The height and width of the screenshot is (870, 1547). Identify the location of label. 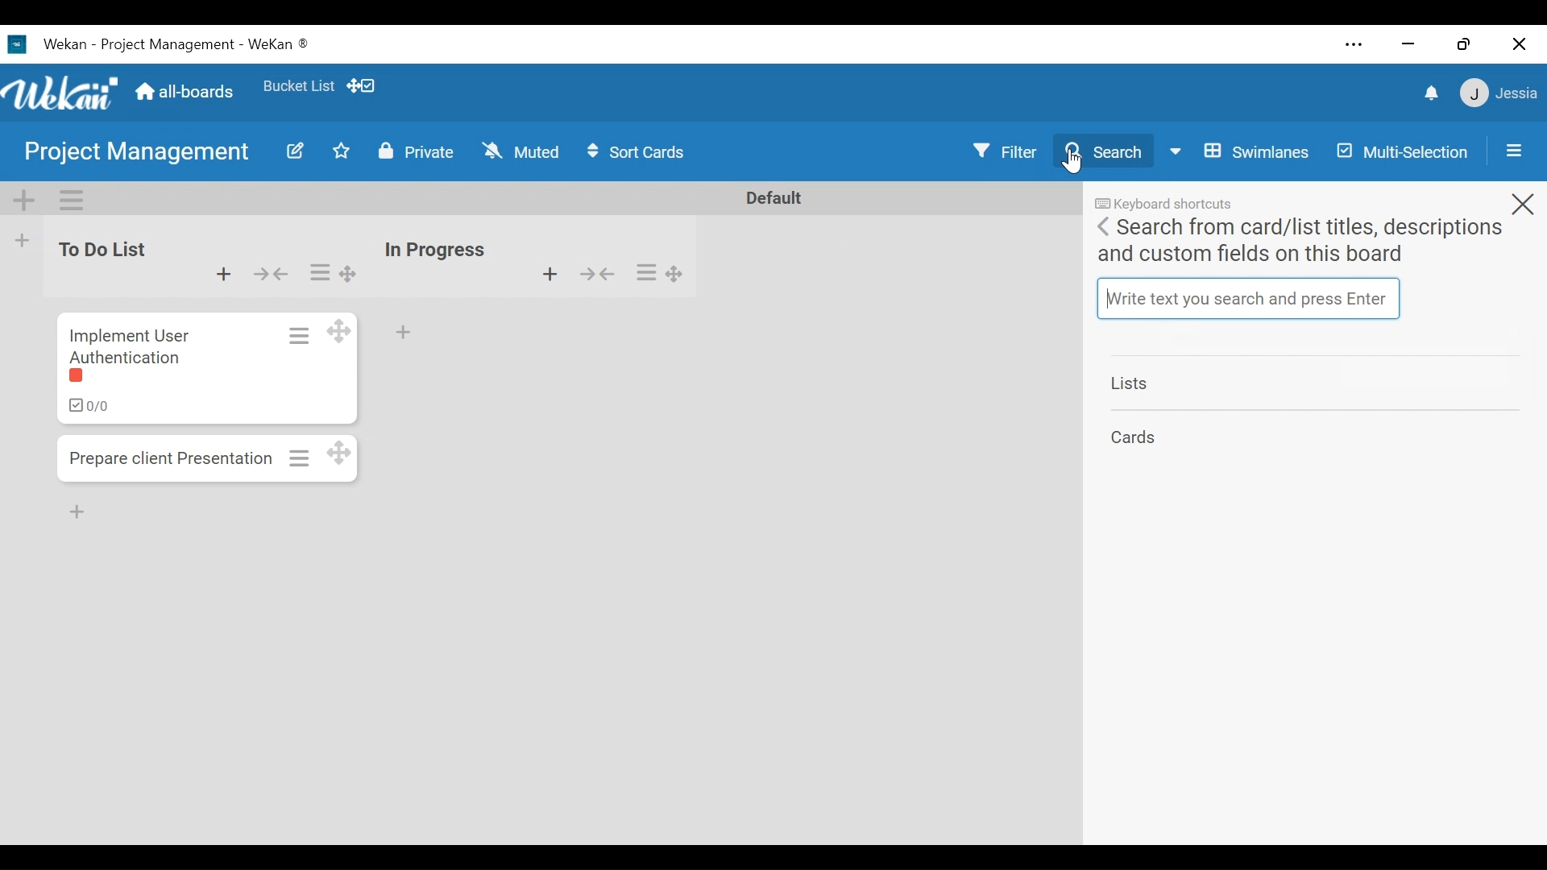
(83, 379).